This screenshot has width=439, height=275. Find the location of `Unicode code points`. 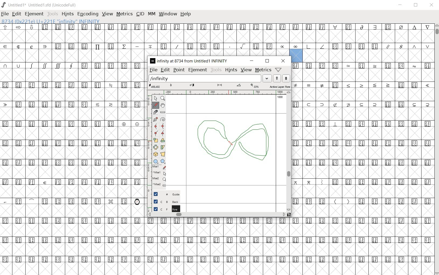

Unicode code points is located at coordinates (111, 65).